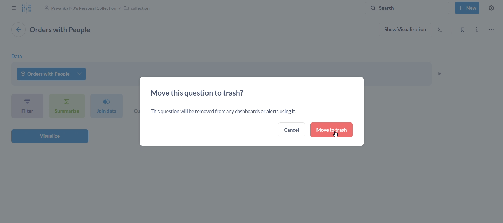 Image resolution: width=503 pixels, height=223 pixels. I want to click on view the sql, so click(440, 30).